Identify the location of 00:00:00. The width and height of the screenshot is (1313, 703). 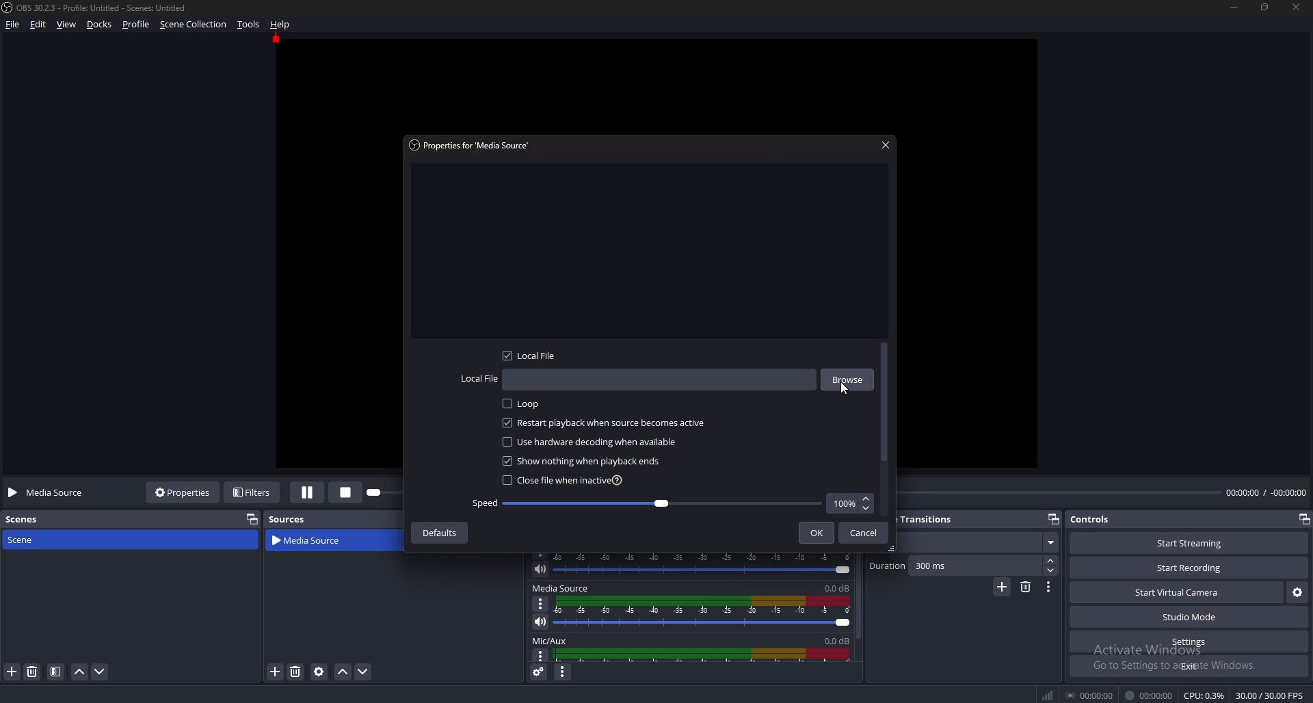
(1091, 695).